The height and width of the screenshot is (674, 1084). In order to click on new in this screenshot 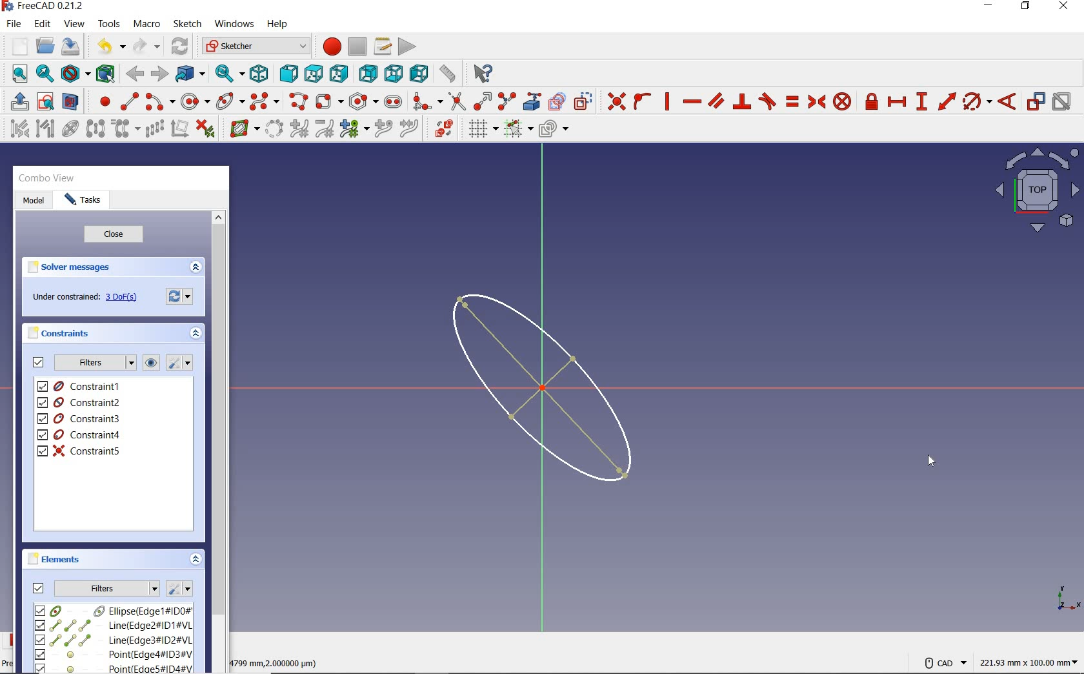, I will do `click(16, 46)`.